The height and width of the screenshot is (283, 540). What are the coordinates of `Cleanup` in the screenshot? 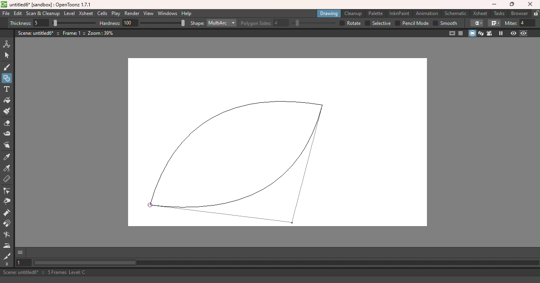 It's located at (353, 14).